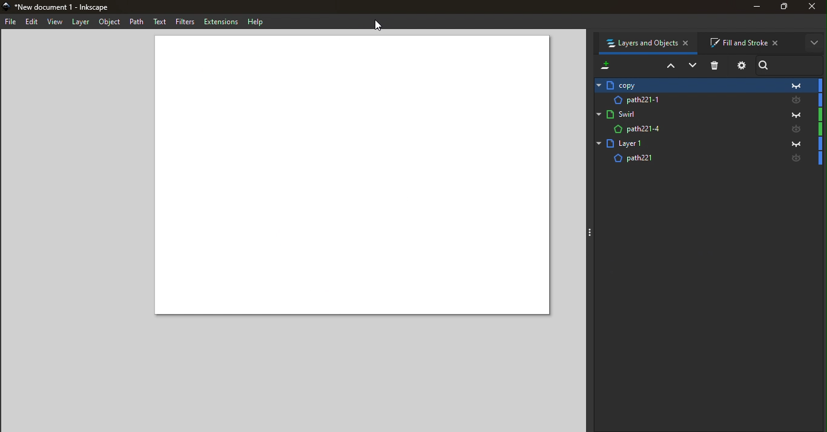 The image size is (827, 432). I want to click on Search bar, so click(791, 64).